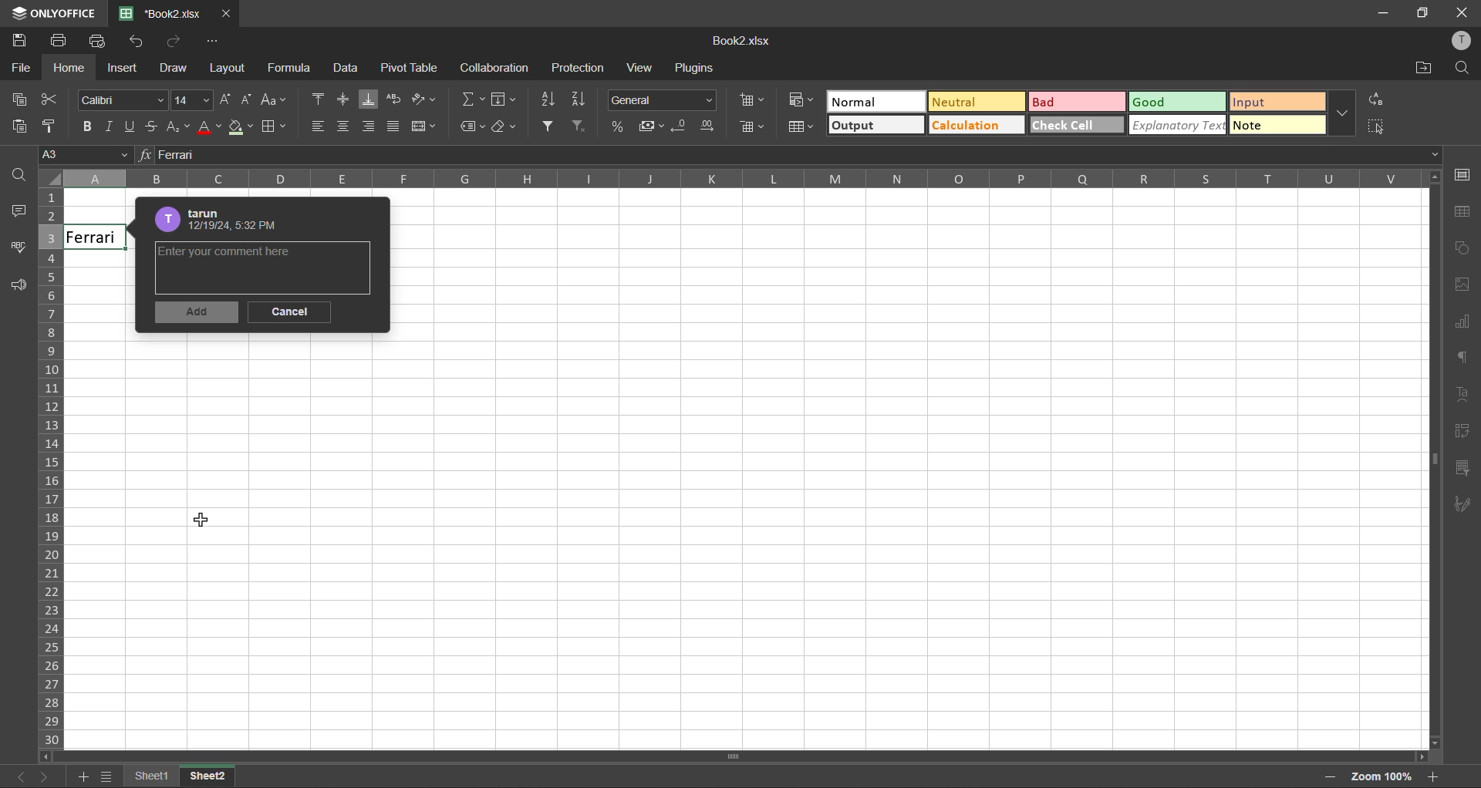 The image size is (1481, 788). Describe the element at coordinates (1462, 11) in the screenshot. I see `Close ` at that location.